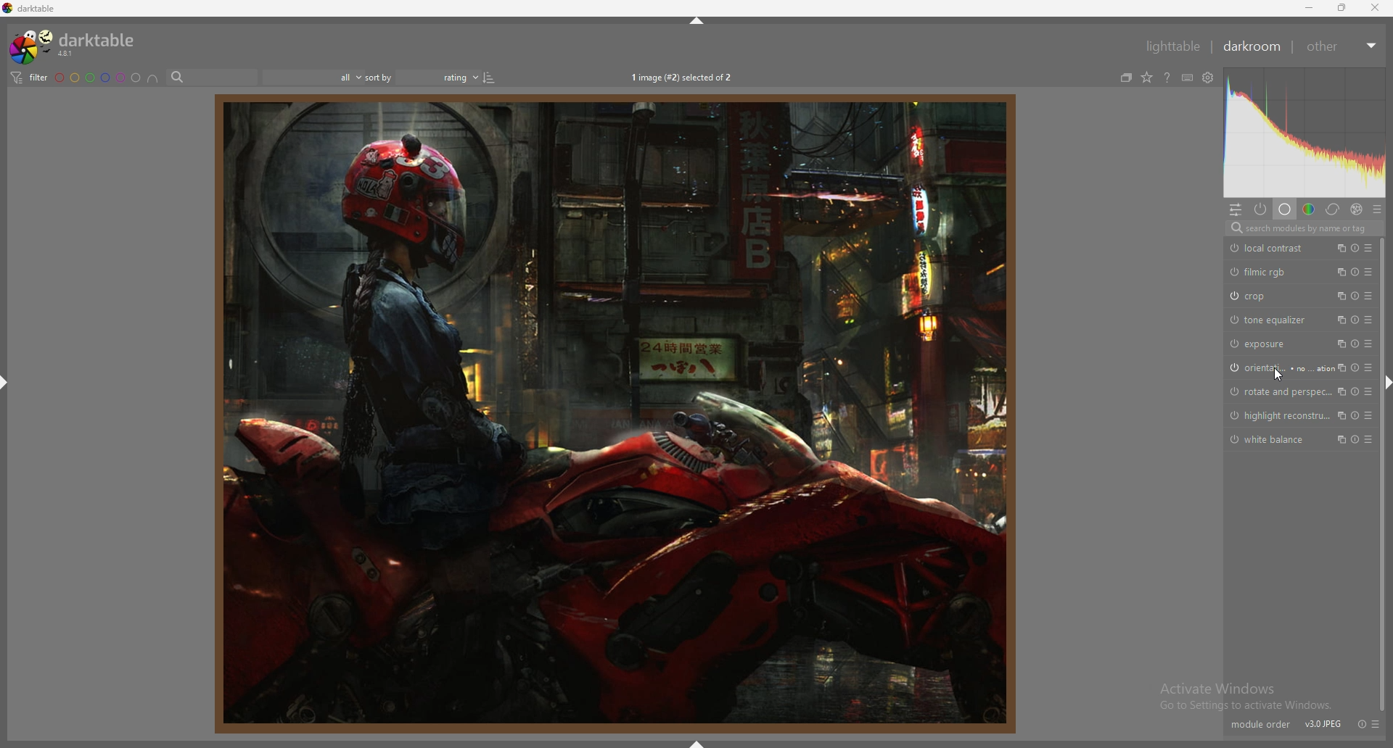 The image size is (1393, 748). Describe the element at coordinates (1359, 723) in the screenshot. I see `reset` at that location.